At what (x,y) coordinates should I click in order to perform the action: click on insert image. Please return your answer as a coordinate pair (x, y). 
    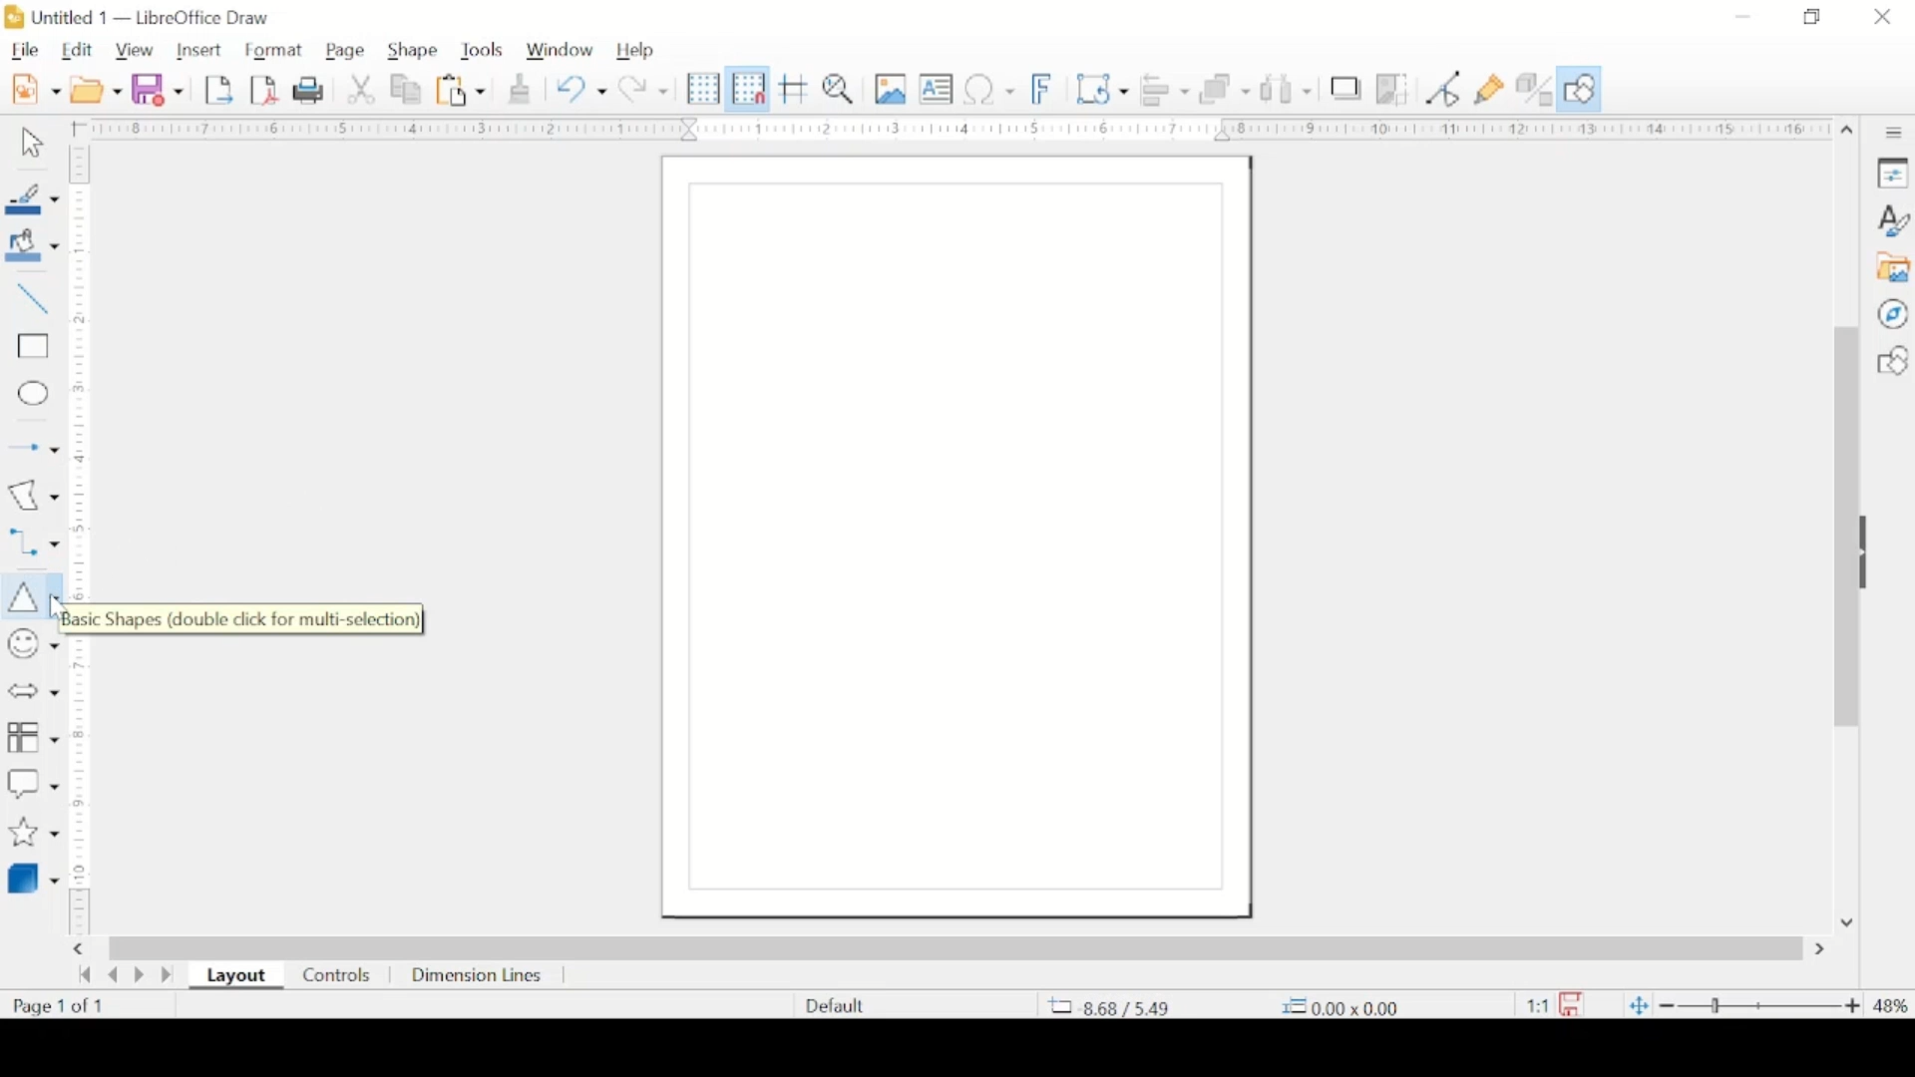
    Looking at the image, I should click on (892, 90).